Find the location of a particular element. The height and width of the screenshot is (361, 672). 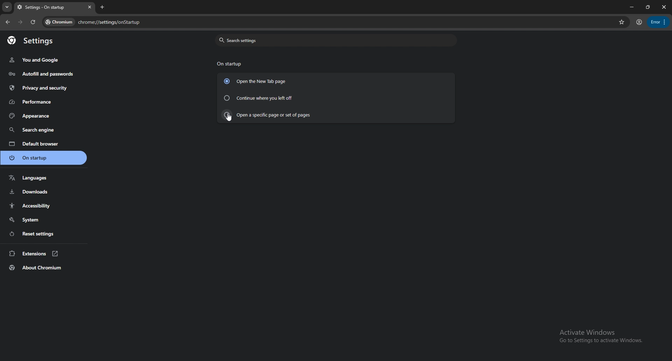

open the new tab page is located at coordinates (255, 82).